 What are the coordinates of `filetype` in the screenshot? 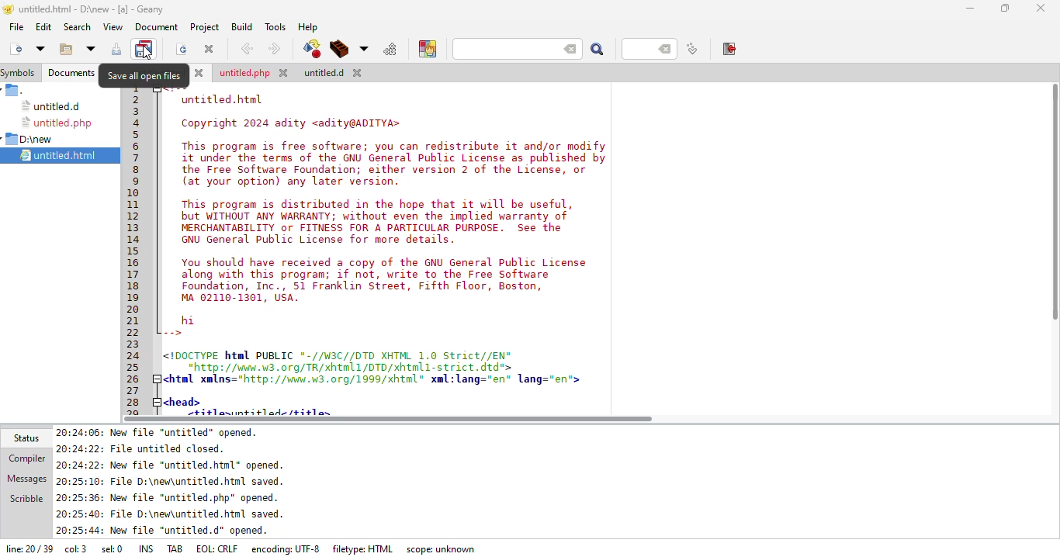 It's located at (367, 548).